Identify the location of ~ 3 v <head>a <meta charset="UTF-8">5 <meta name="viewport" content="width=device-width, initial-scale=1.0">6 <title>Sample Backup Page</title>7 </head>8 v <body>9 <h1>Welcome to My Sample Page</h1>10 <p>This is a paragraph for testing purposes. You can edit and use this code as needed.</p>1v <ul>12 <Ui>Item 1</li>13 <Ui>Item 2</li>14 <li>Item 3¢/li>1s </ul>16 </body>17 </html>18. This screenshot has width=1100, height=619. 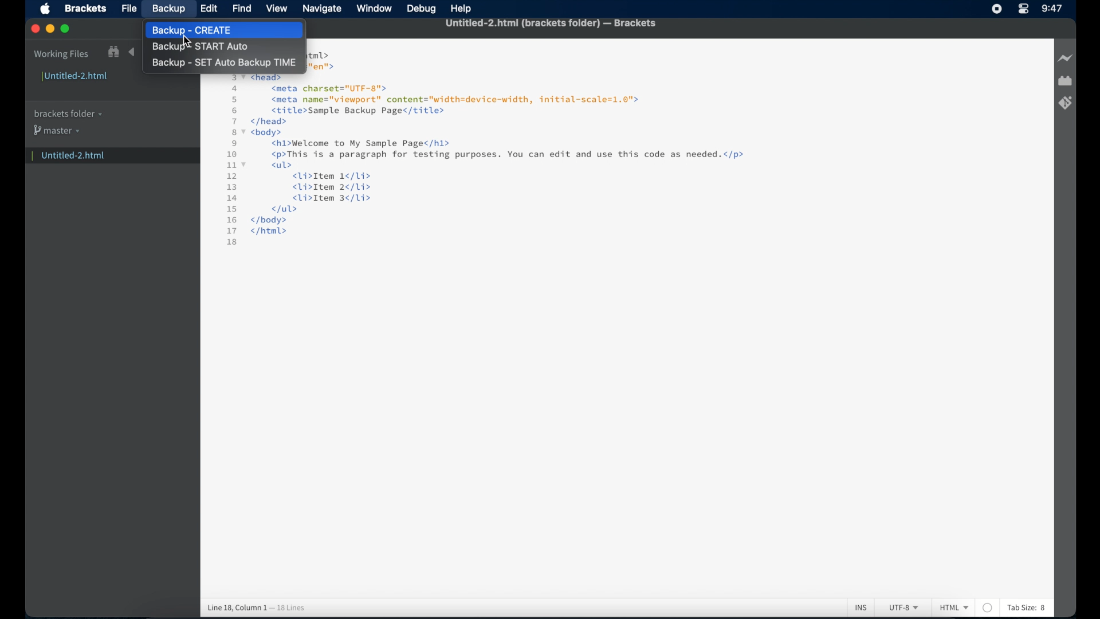
(489, 162).